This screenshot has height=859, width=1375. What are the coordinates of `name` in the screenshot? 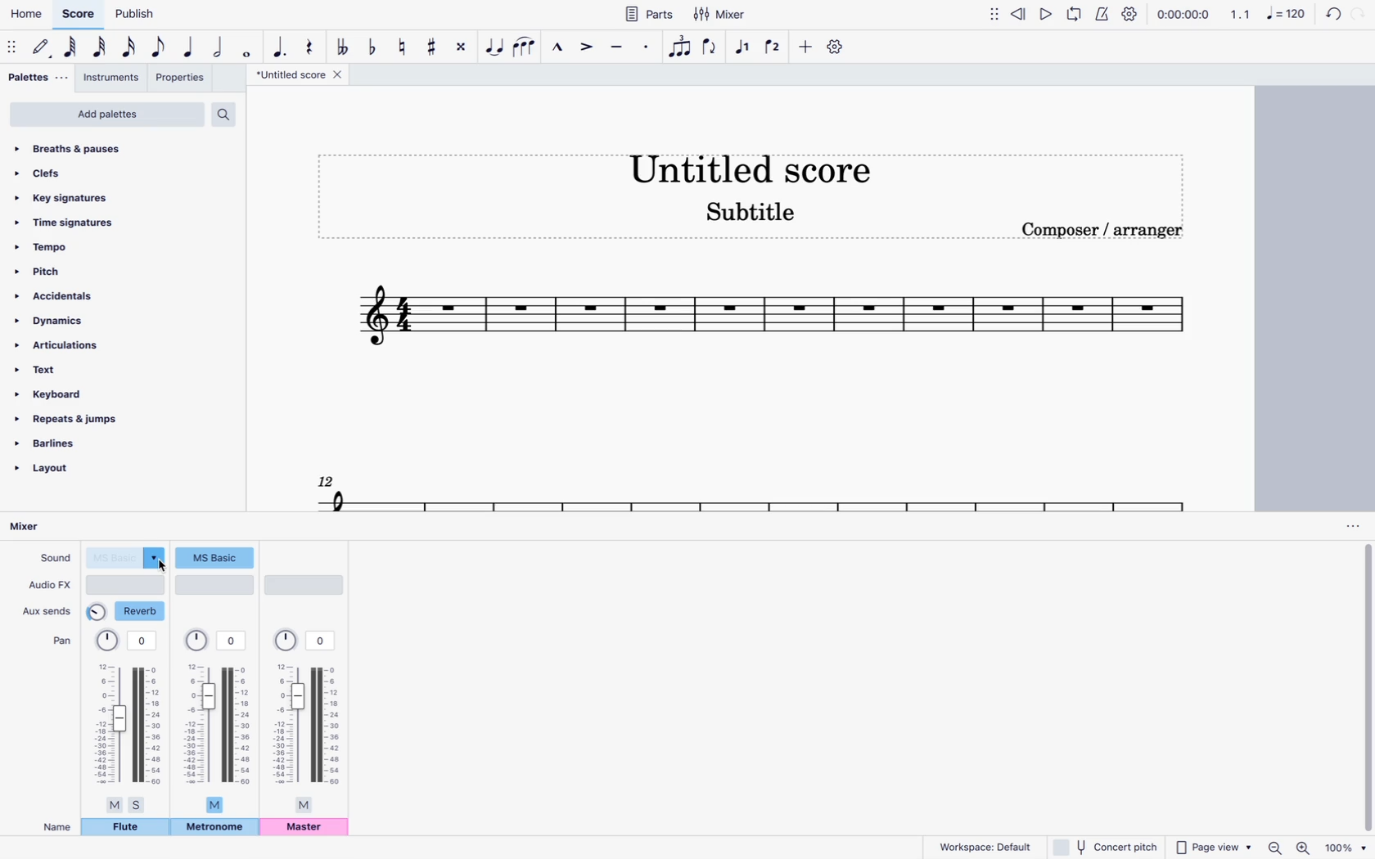 It's located at (57, 827).